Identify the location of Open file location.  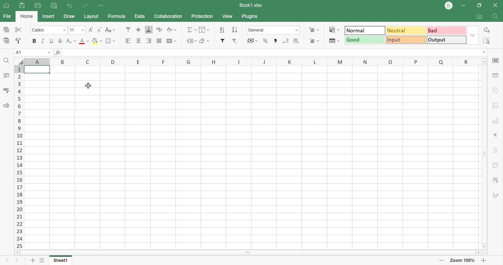
(480, 17).